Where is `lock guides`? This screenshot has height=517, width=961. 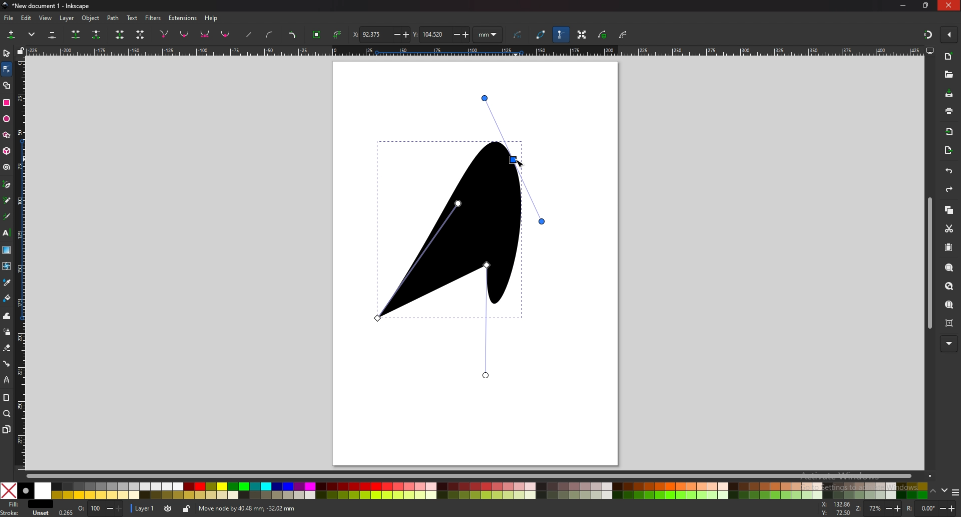 lock guides is located at coordinates (21, 51).